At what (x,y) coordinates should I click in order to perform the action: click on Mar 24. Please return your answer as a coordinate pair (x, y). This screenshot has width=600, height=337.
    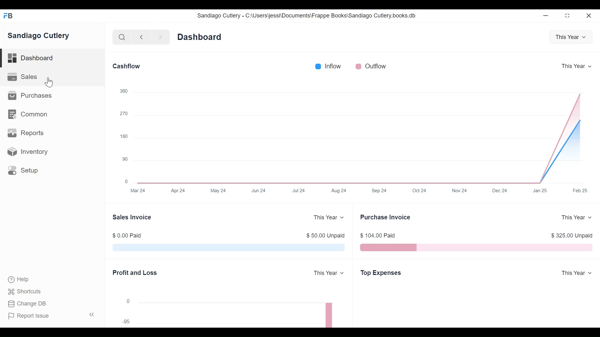
    Looking at the image, I should click on (137, 191).